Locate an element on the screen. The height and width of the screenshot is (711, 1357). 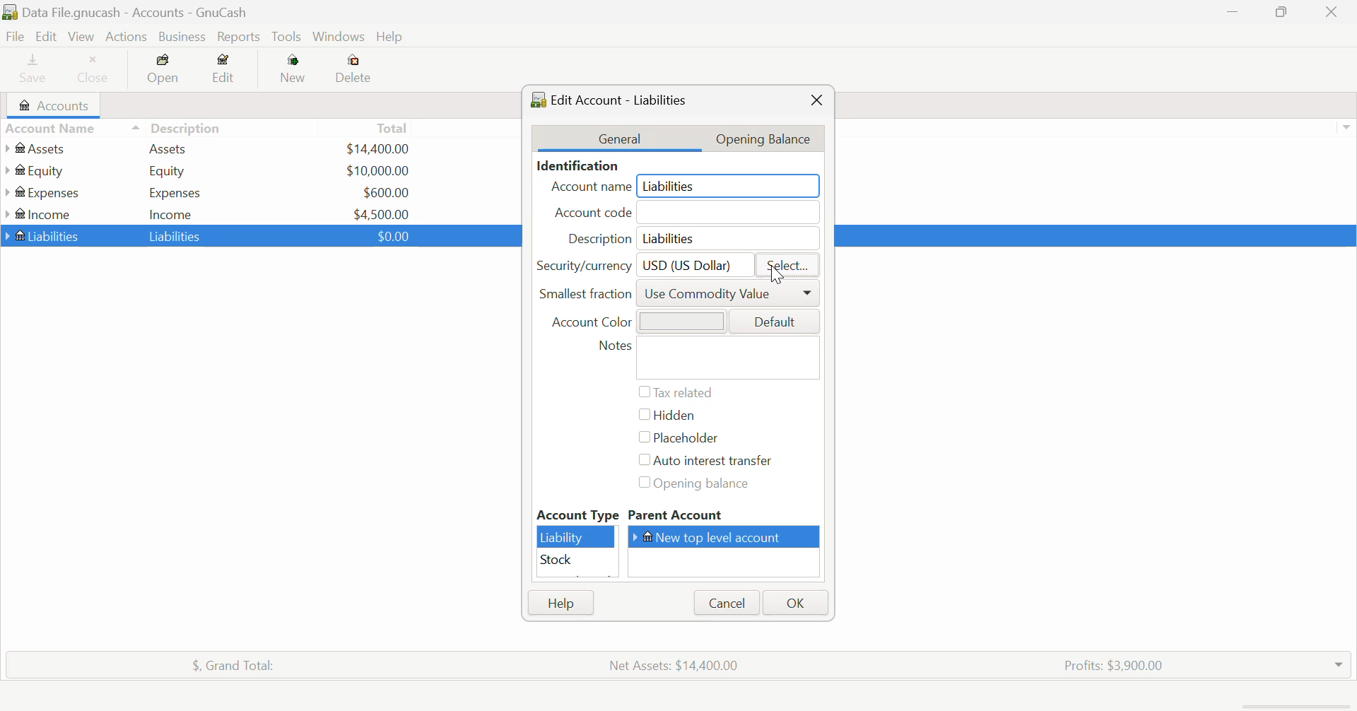
Close Window is located at coordinates (1336, 12).